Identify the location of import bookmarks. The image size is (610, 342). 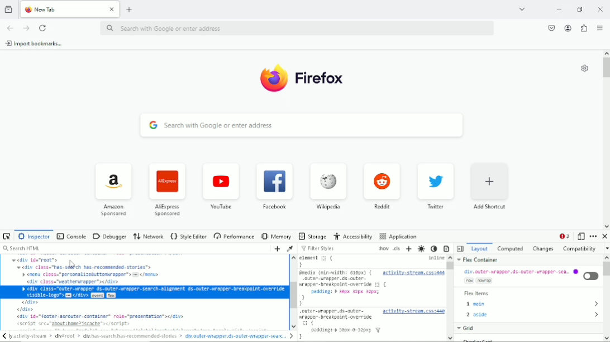
(37, 43).